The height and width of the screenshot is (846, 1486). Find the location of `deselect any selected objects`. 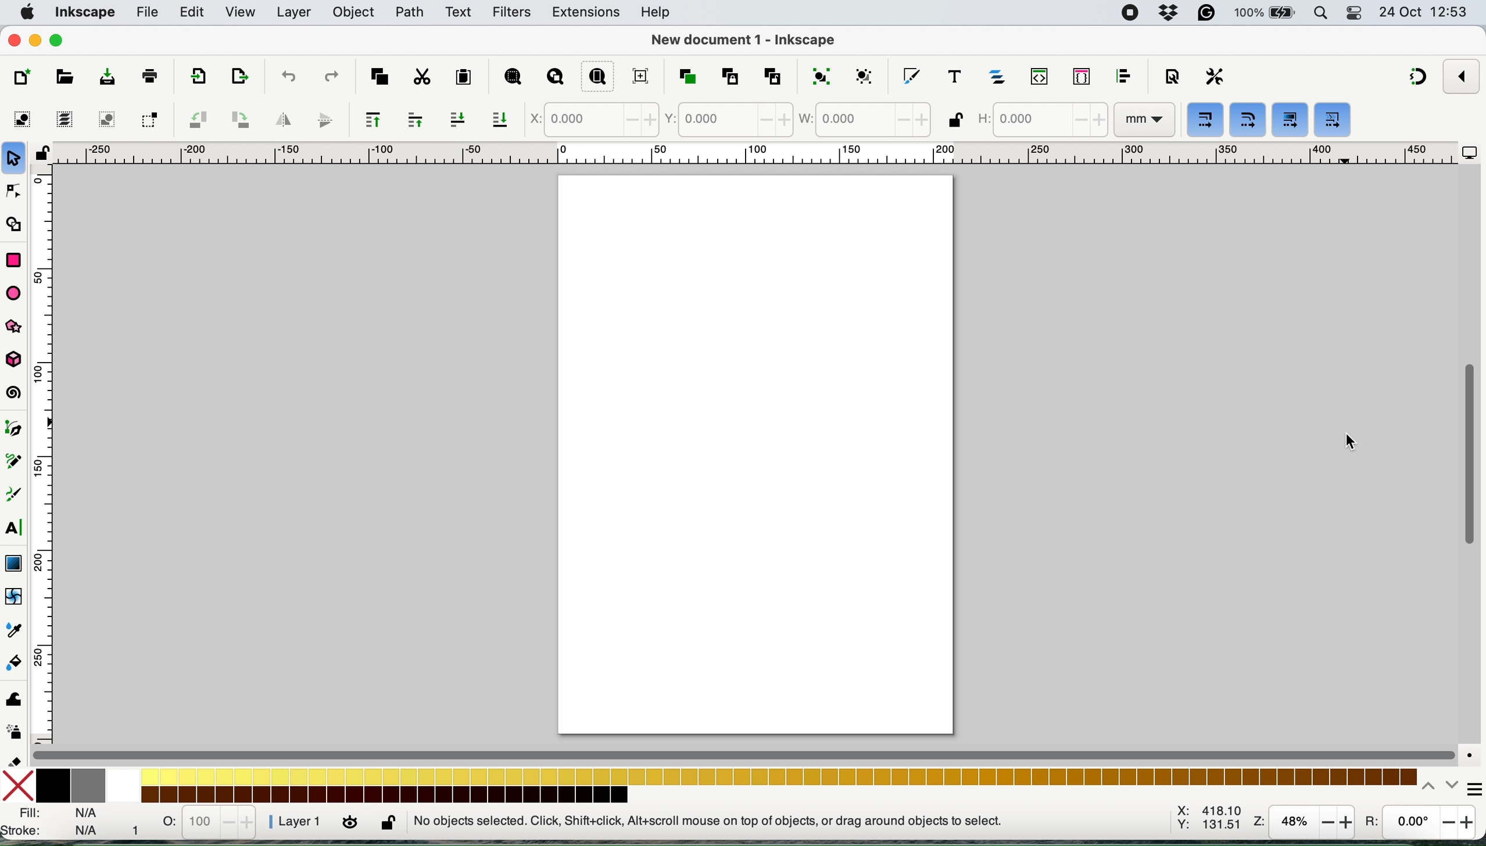

deselect any selected objects is located at coordinates (107, 121).